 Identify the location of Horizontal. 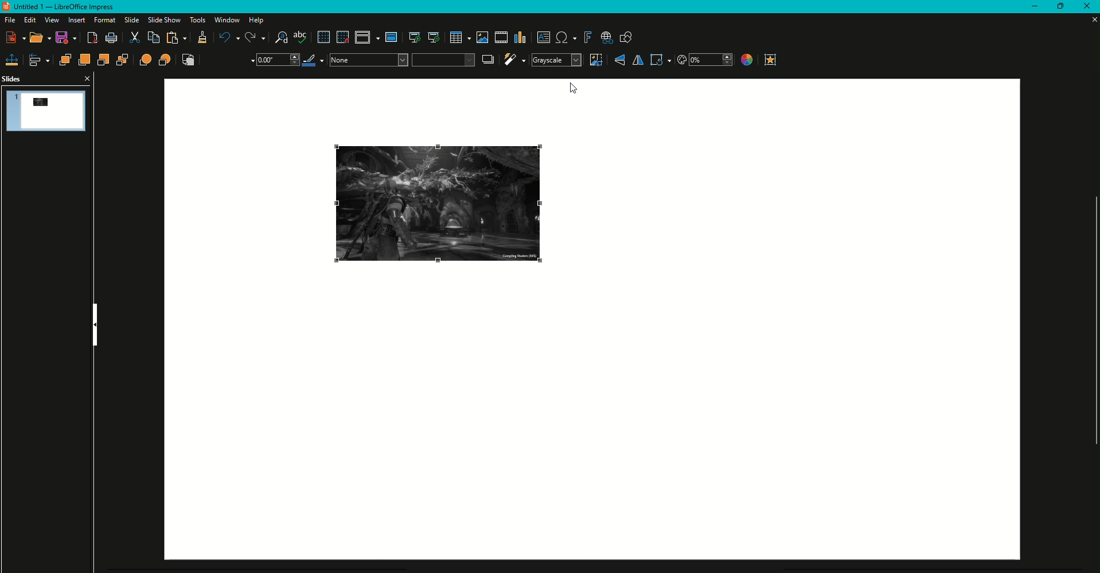
(637, 60).